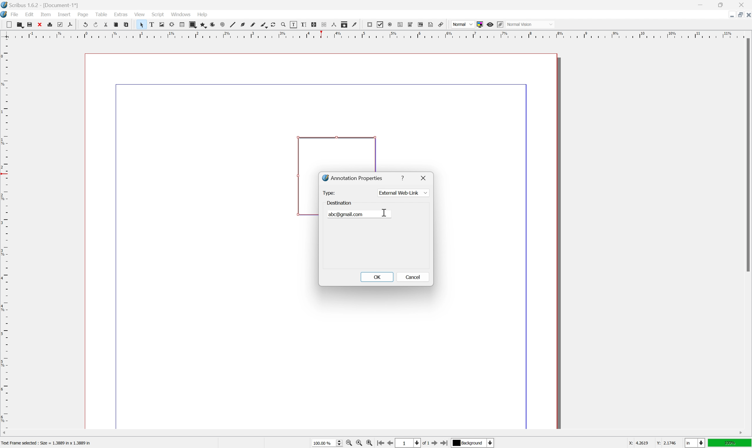  Describe the element at coordinates (474, 443) in the screenshot. I see `select current layer` at that location.